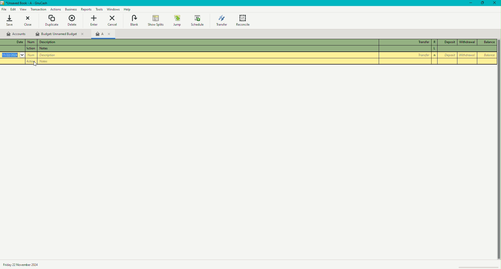 The width and height of the screenshot is (501, 269). Describe the element at coordinates (60, 34) in the screenshot. I see `Budget - Unnamed Budget` at that location.